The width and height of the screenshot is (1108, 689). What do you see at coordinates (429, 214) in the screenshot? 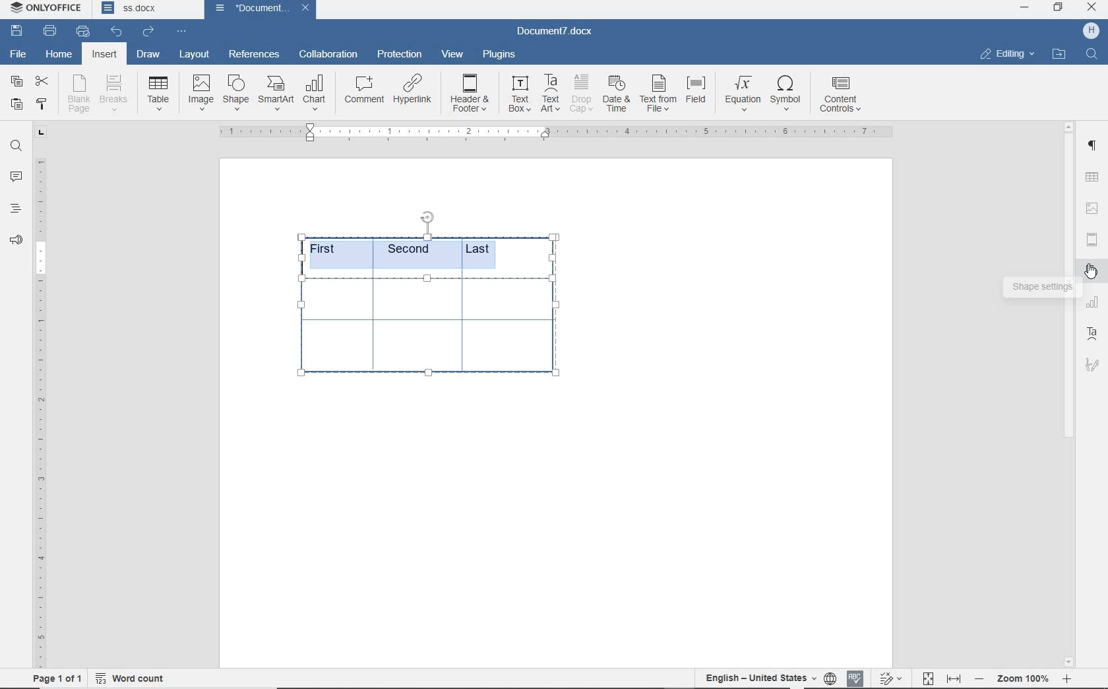
I see `position table` at bounding box center [429, 214].